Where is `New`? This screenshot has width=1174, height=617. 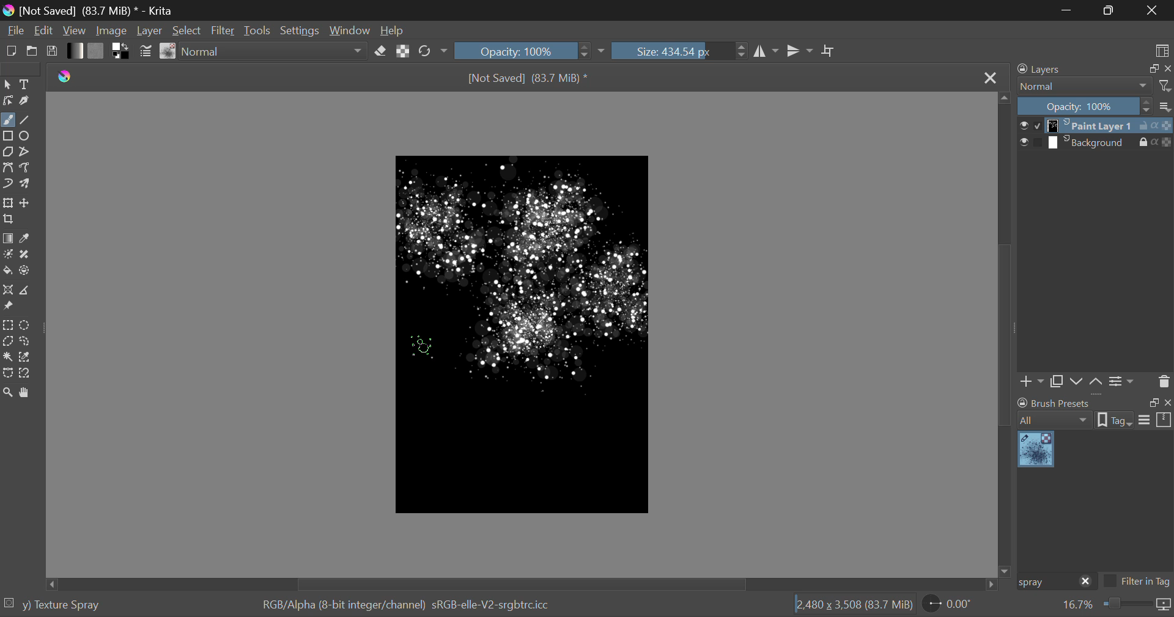
New is located at coordinates (11, 51).